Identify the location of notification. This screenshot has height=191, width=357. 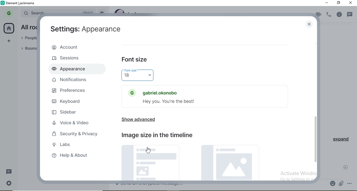
(351, 13).